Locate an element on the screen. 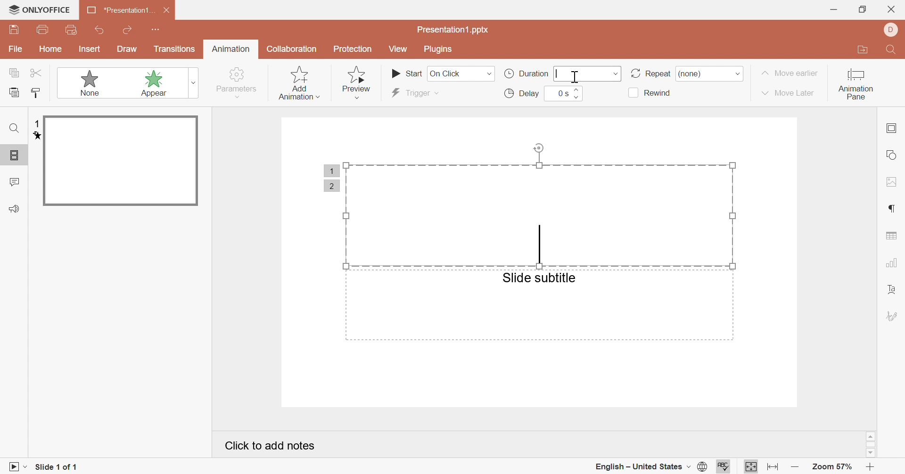  more animations is located at coordinates (194, 82).